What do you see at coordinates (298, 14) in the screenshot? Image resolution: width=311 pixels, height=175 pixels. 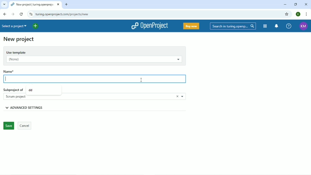 I see `K` at bounding box center [298, 14].